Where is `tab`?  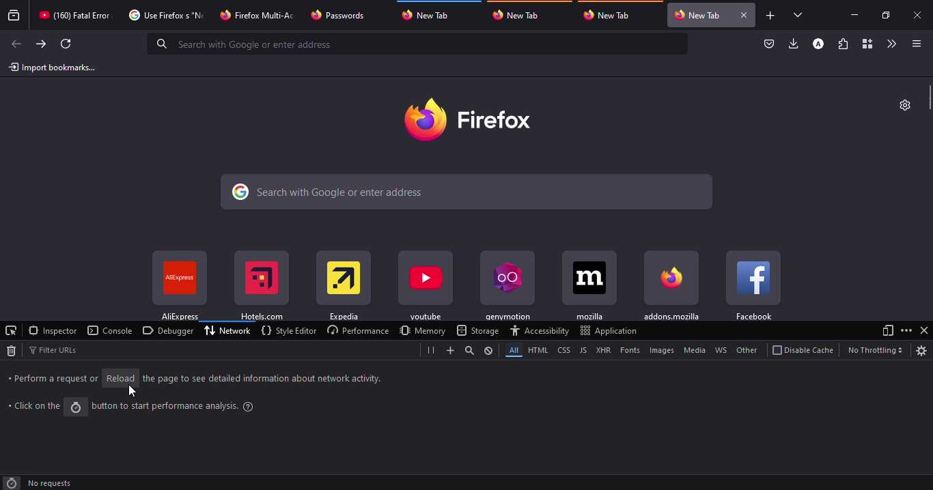 tab is located at coordinates (523, 15).